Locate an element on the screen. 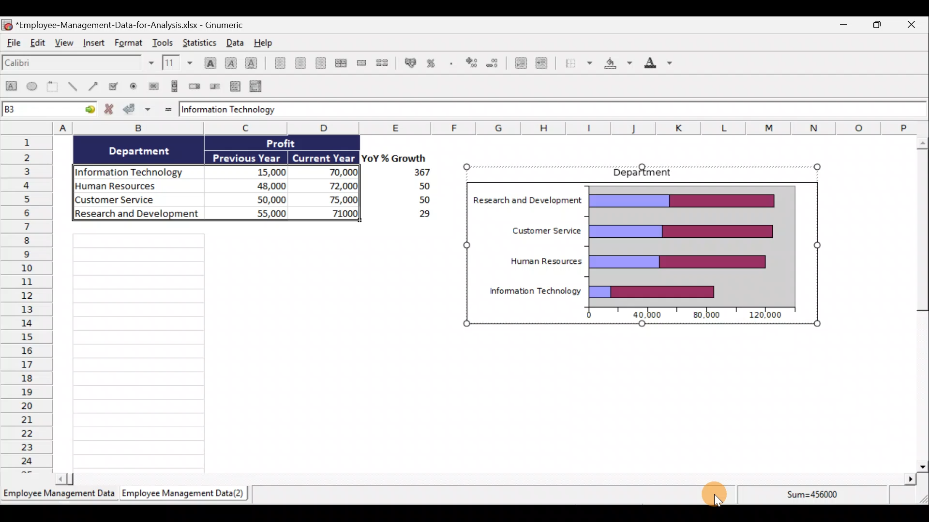  Set the format of the selected cells to include a thousands separator is located at coordinates (451, 61).